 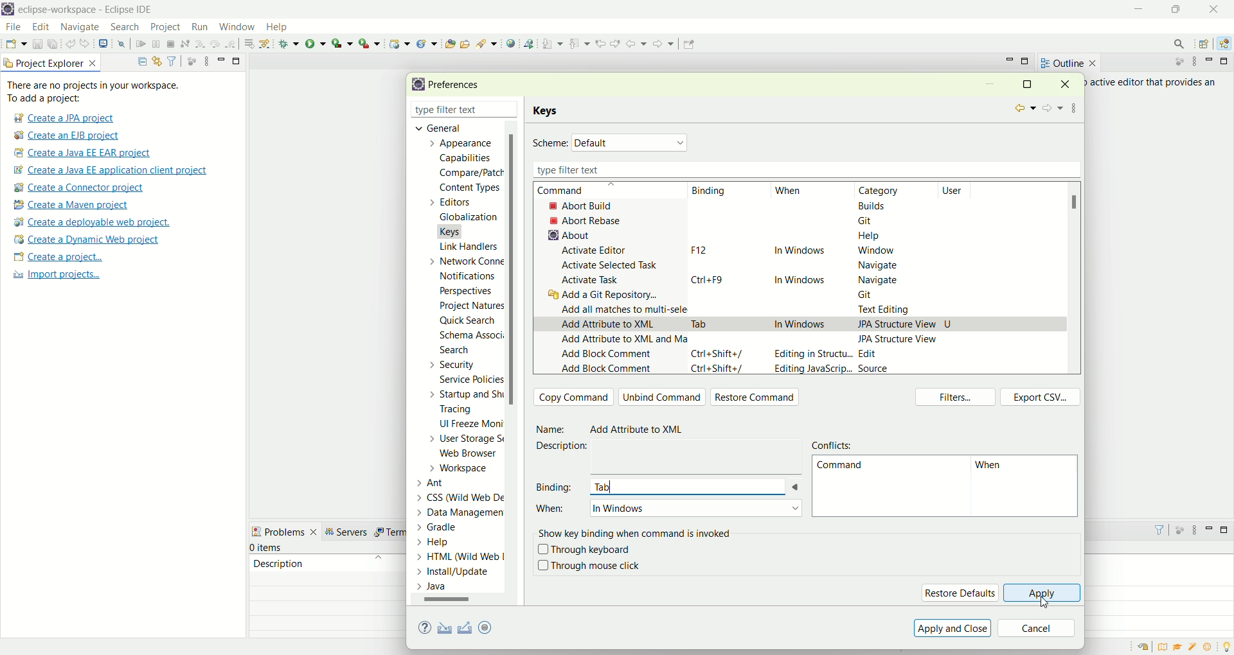 What do you see at coordinates (278, 563) in the screenshot?
I see `description` at bounding box center [278, 563].